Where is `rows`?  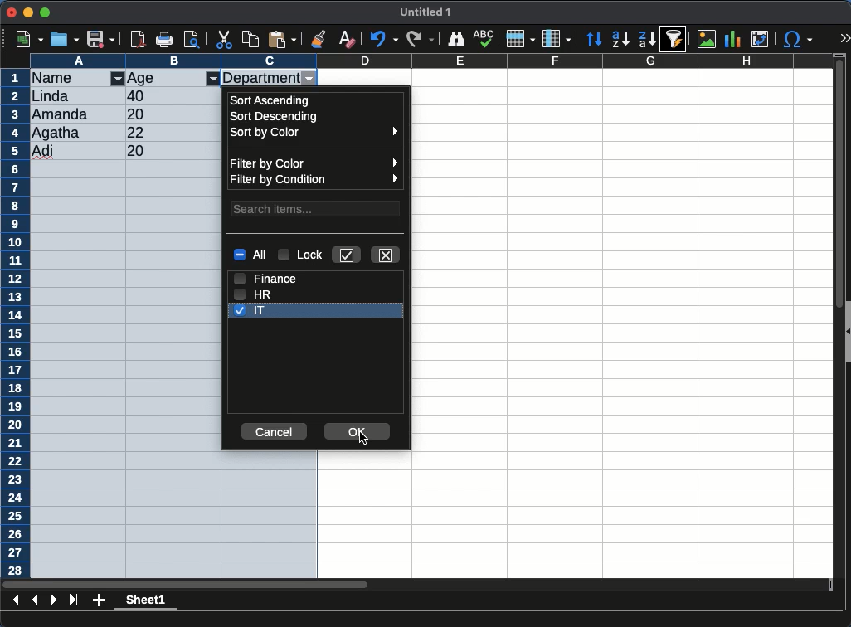 rows is located at coordinates (15, 323).